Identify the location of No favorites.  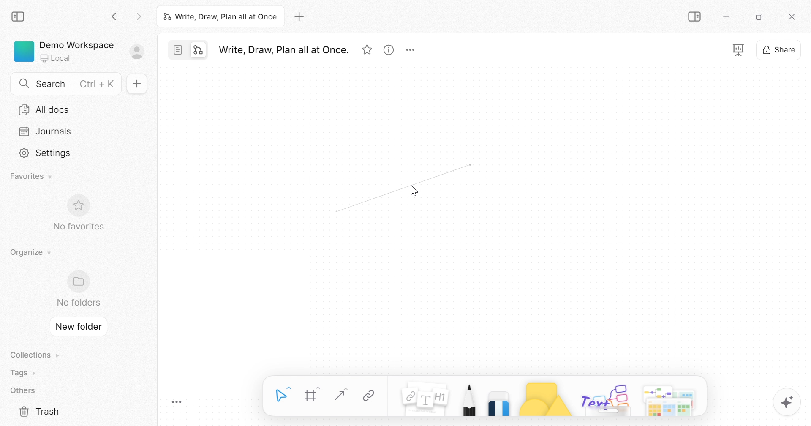
(77, 227).